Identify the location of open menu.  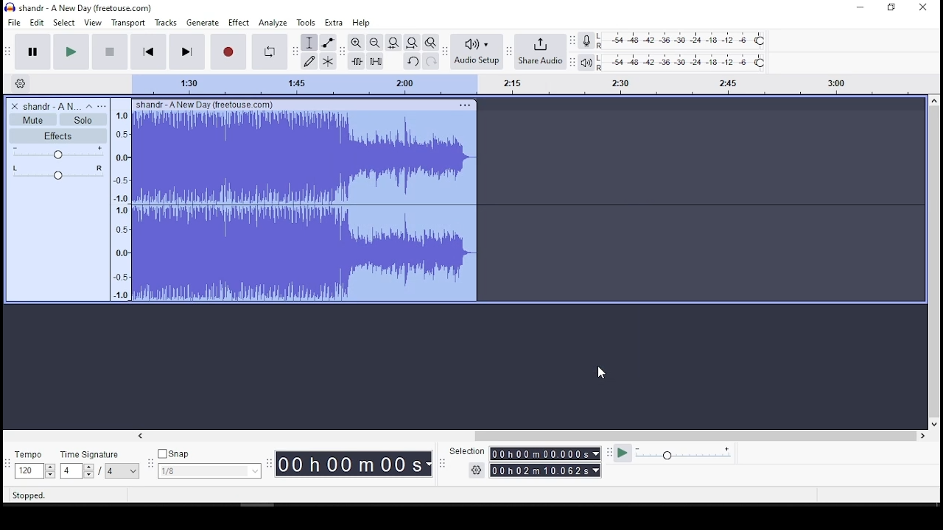
(103, 105).